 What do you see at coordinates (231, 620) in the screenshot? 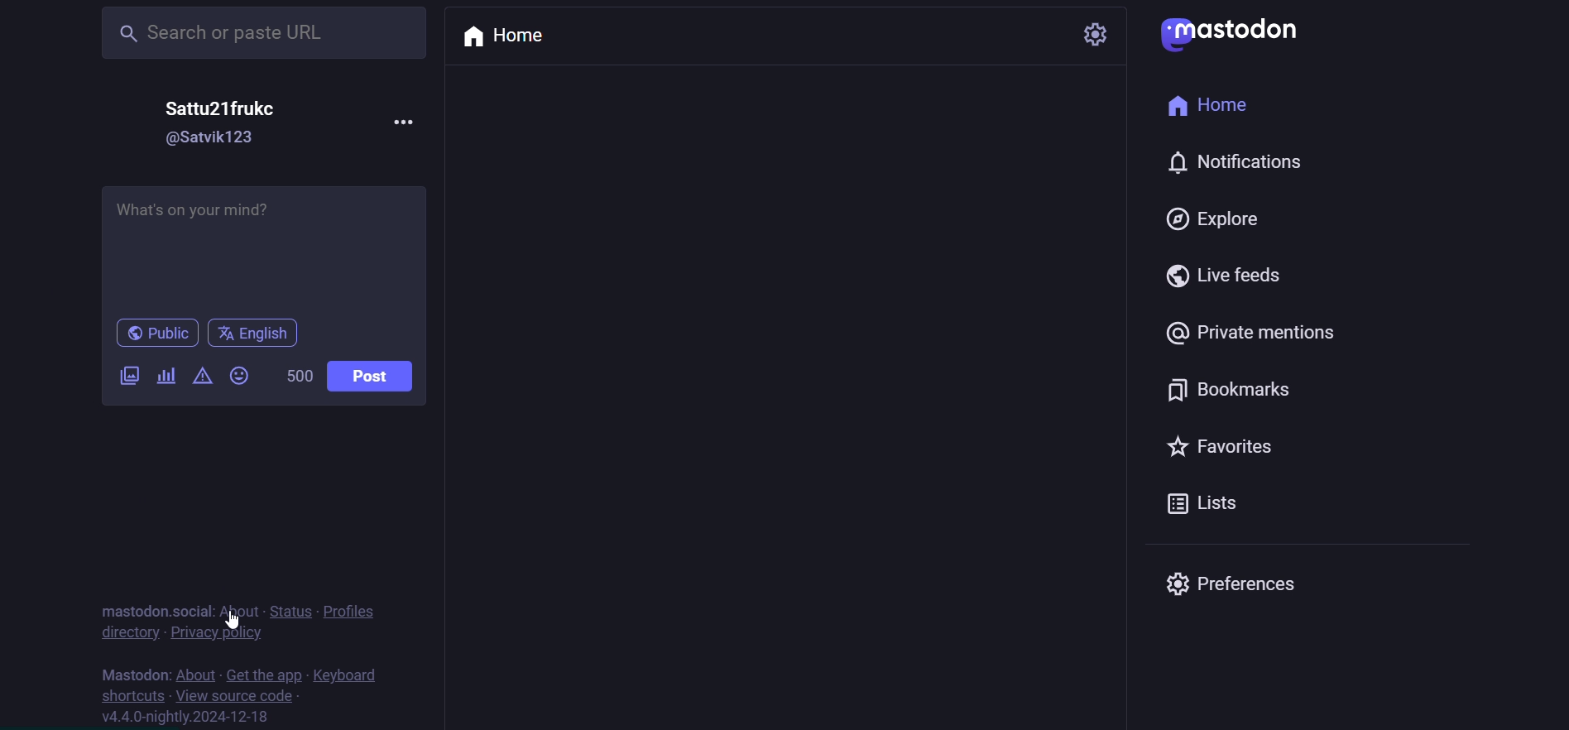
I see `pointer` at bounding box center [231, 620].